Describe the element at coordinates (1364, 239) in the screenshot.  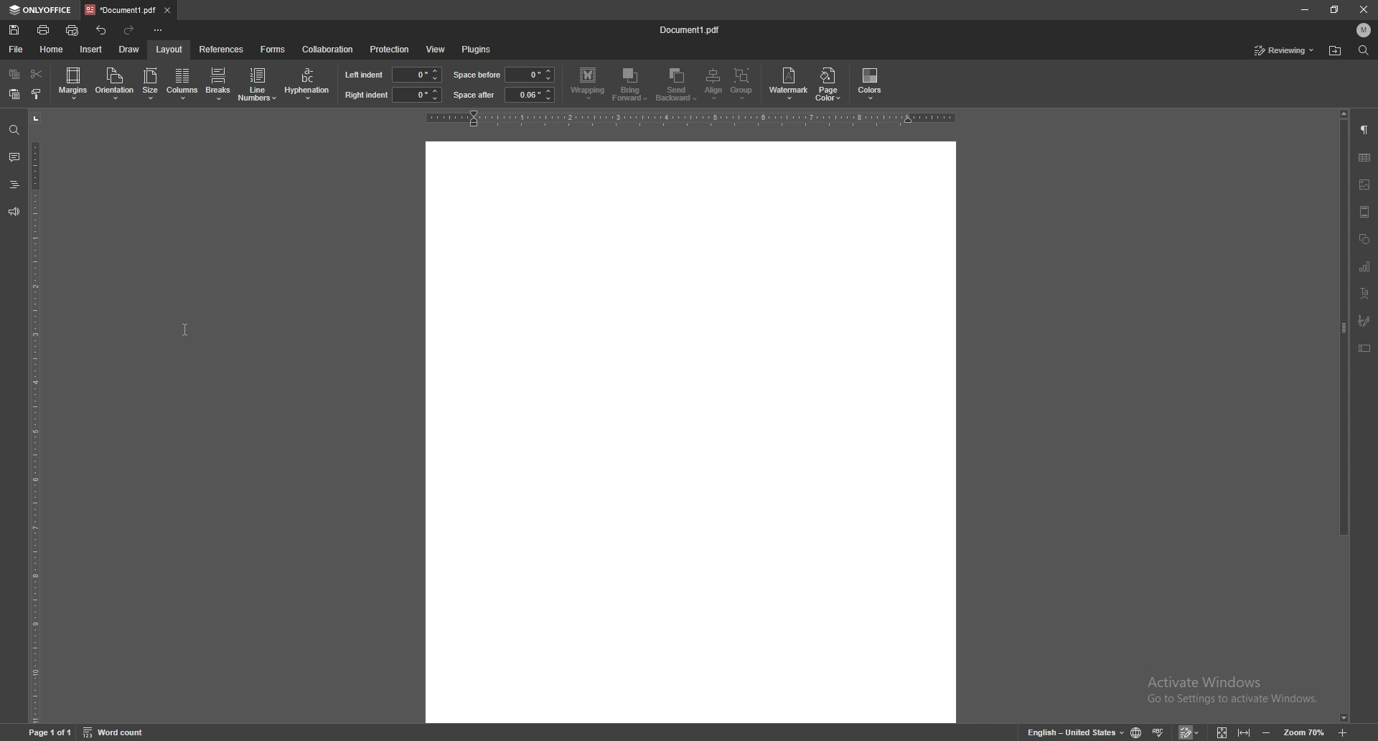
I see `shapes` at that location.